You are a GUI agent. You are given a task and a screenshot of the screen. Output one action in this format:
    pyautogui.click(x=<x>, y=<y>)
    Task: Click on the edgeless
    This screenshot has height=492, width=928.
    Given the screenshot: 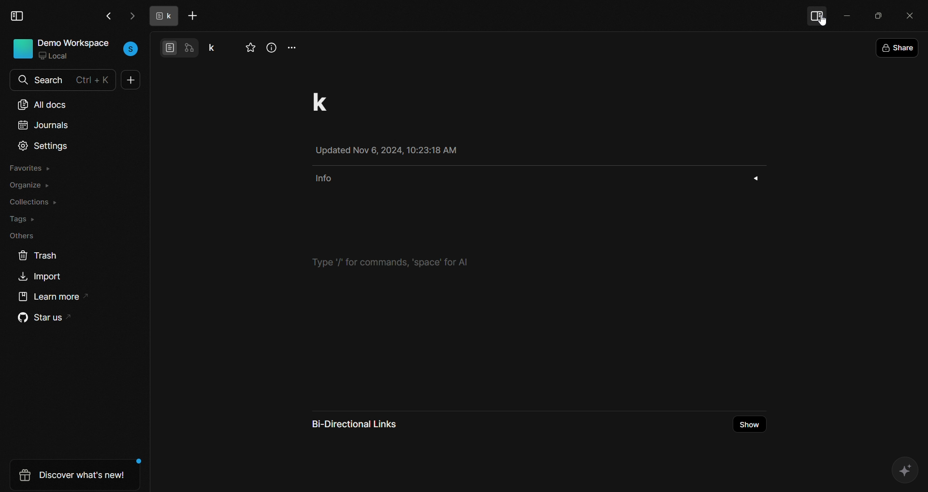 What is the action you would take?
    pyautogui.click(x=192, y=47)
    